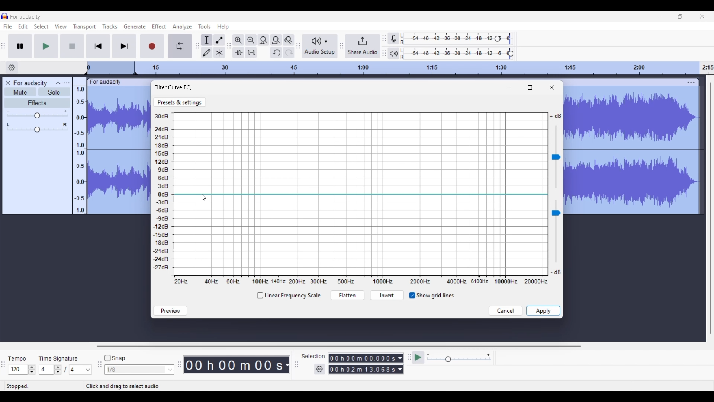 The height and width of the screenshot is (402, 714). I want to click on Selection, so click(313, 357).